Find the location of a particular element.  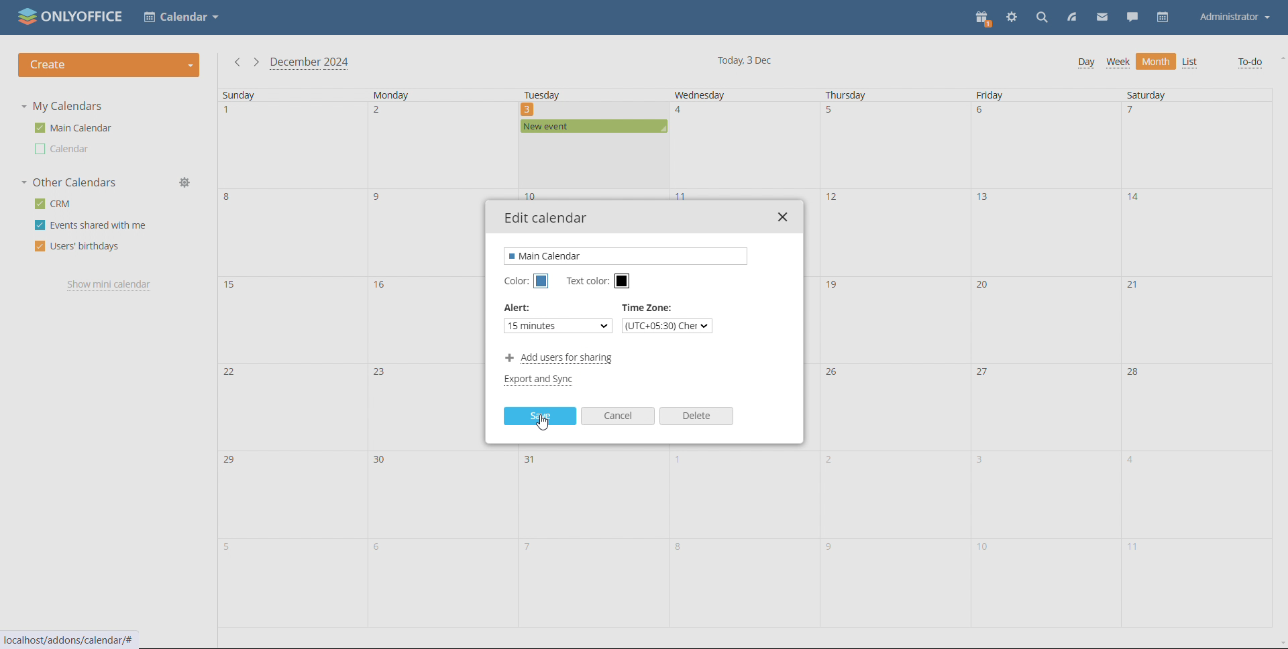

previous month is located at coordinates (235, 62).